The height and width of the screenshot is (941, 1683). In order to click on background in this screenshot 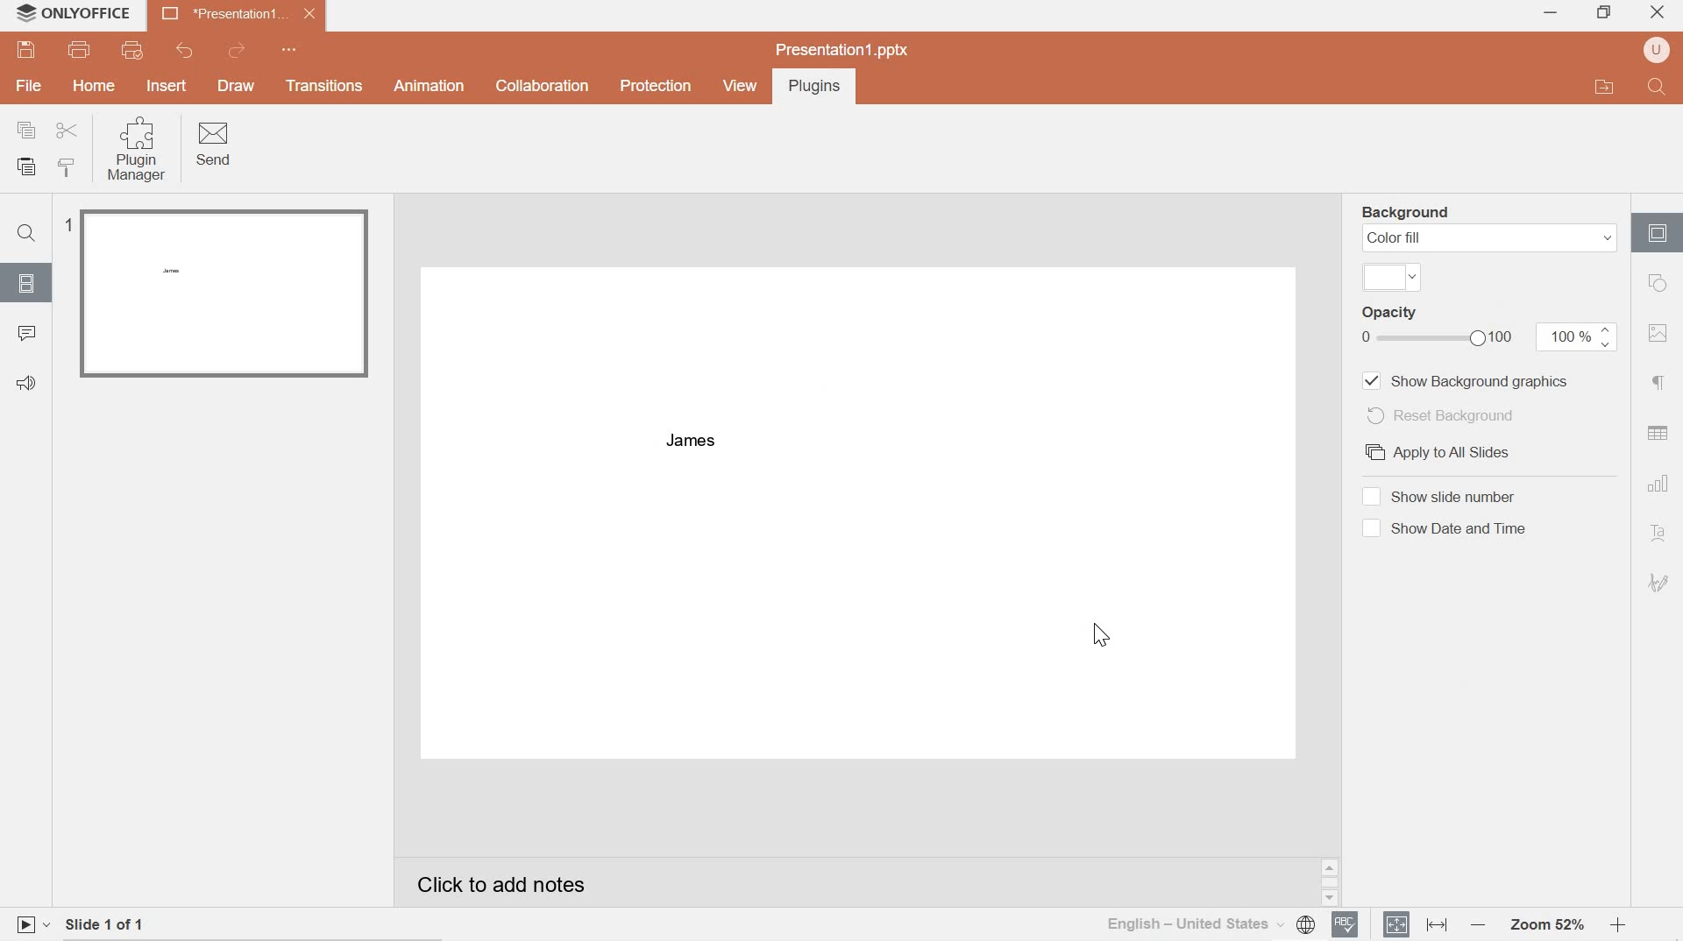, I will do `click(1409, 212)`.